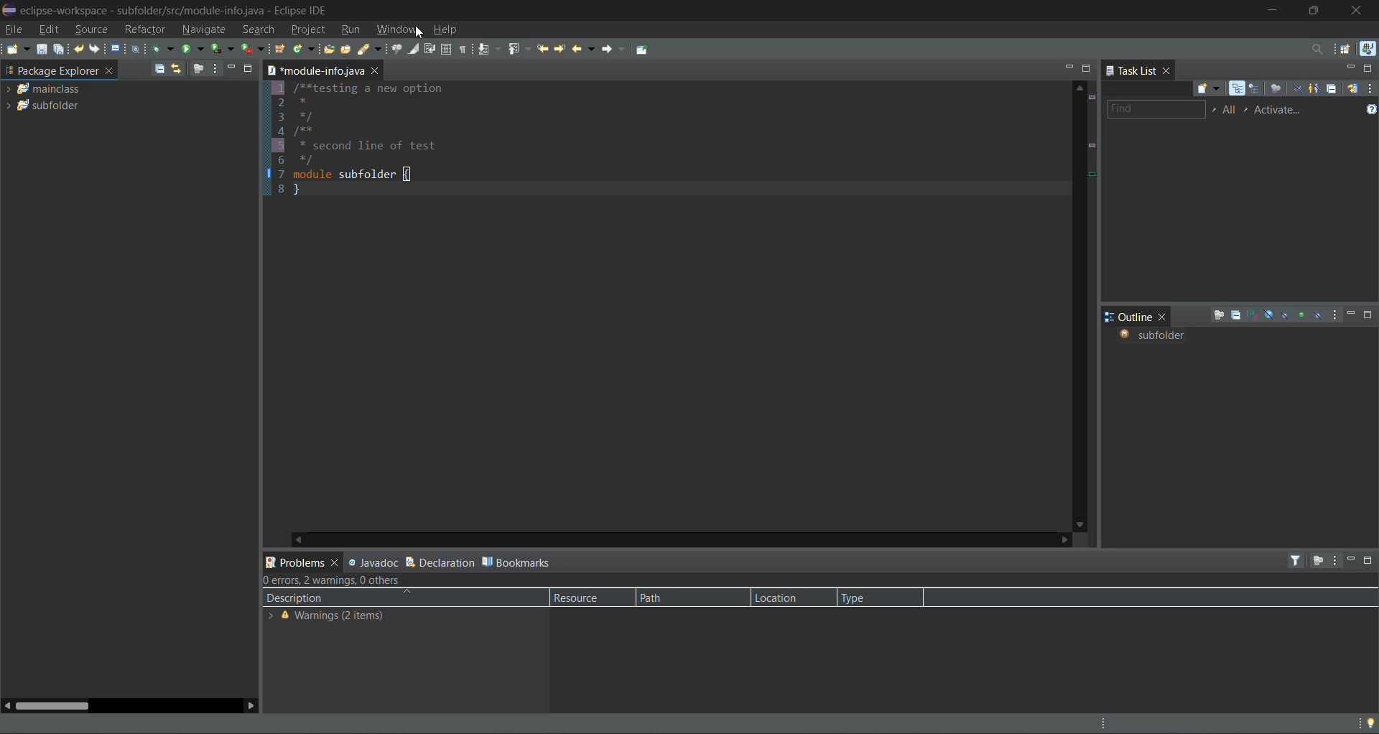 The image size is (1379, 734). What do you see at coordinates (1065, 68) in the screenshot?
I see `minimize` at bounding box center [1065, 68].